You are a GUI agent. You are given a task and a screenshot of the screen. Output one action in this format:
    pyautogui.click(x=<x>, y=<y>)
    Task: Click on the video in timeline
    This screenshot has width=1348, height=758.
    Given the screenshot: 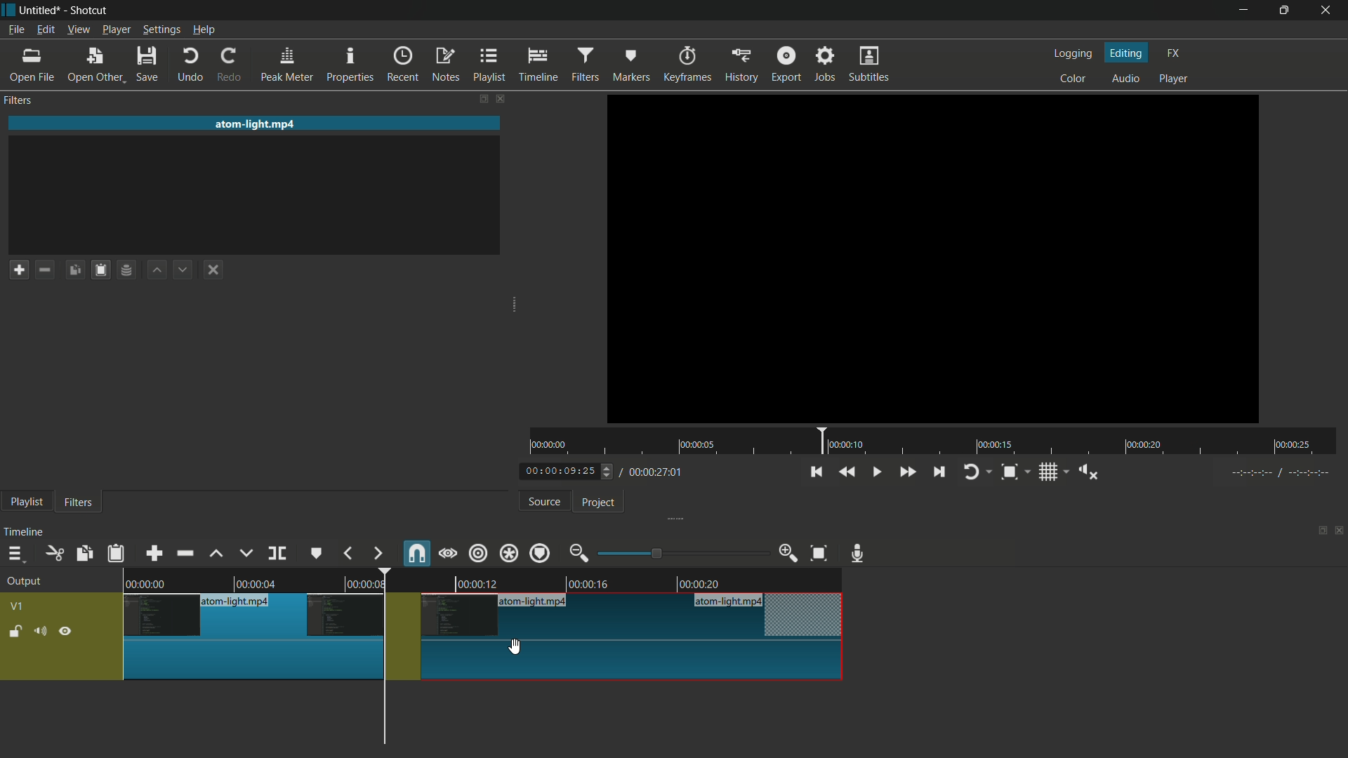 What is the action you would take?
    pyautogui.click(x=482, y=578)
    